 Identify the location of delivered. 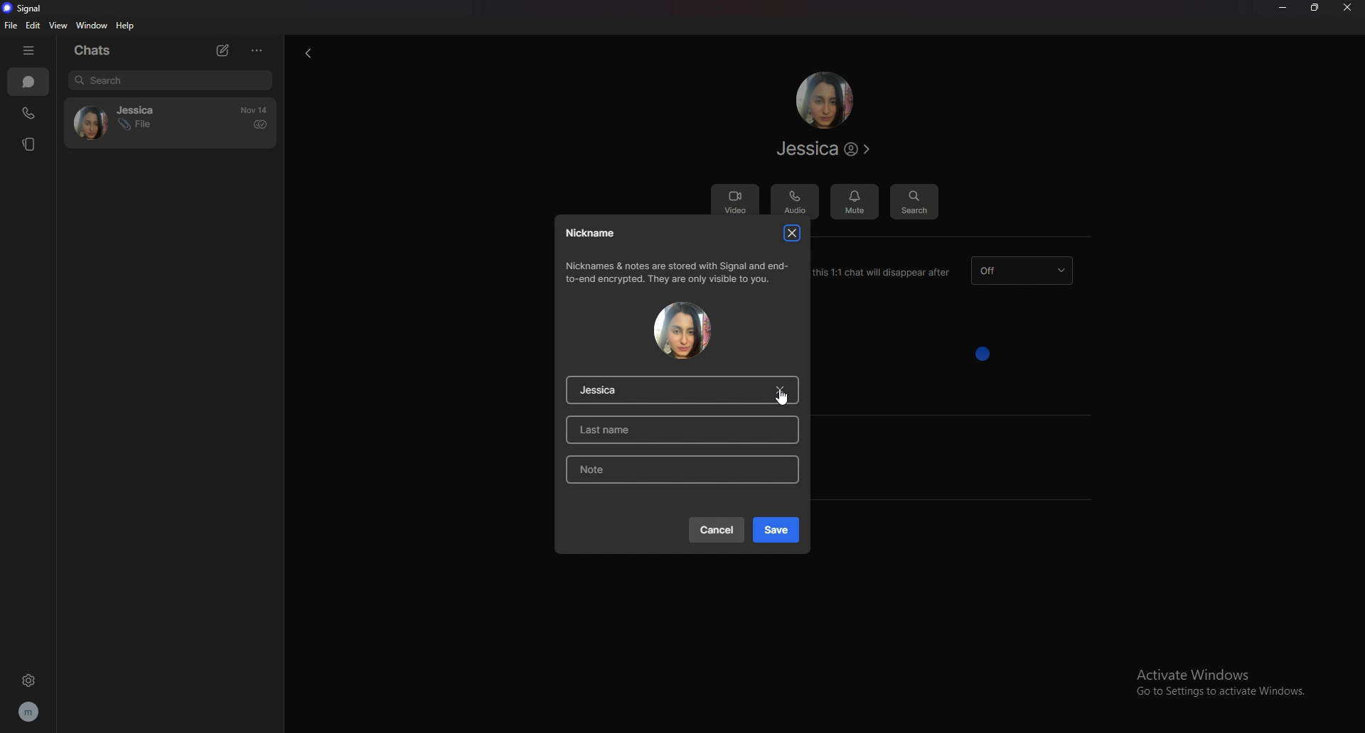
(260, 125).